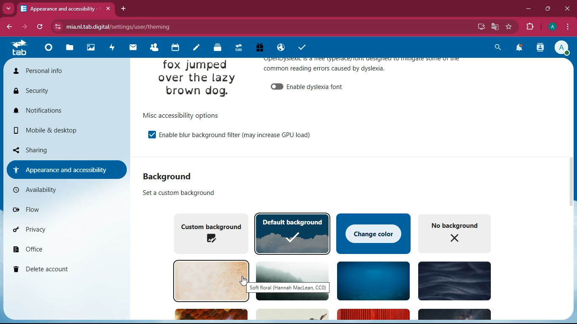 The width and height of the screenshot is (577, 324). What do you see at coordinates (528, 10) in the screenshot?
I see `minimize` at bounding box center [528, 10].